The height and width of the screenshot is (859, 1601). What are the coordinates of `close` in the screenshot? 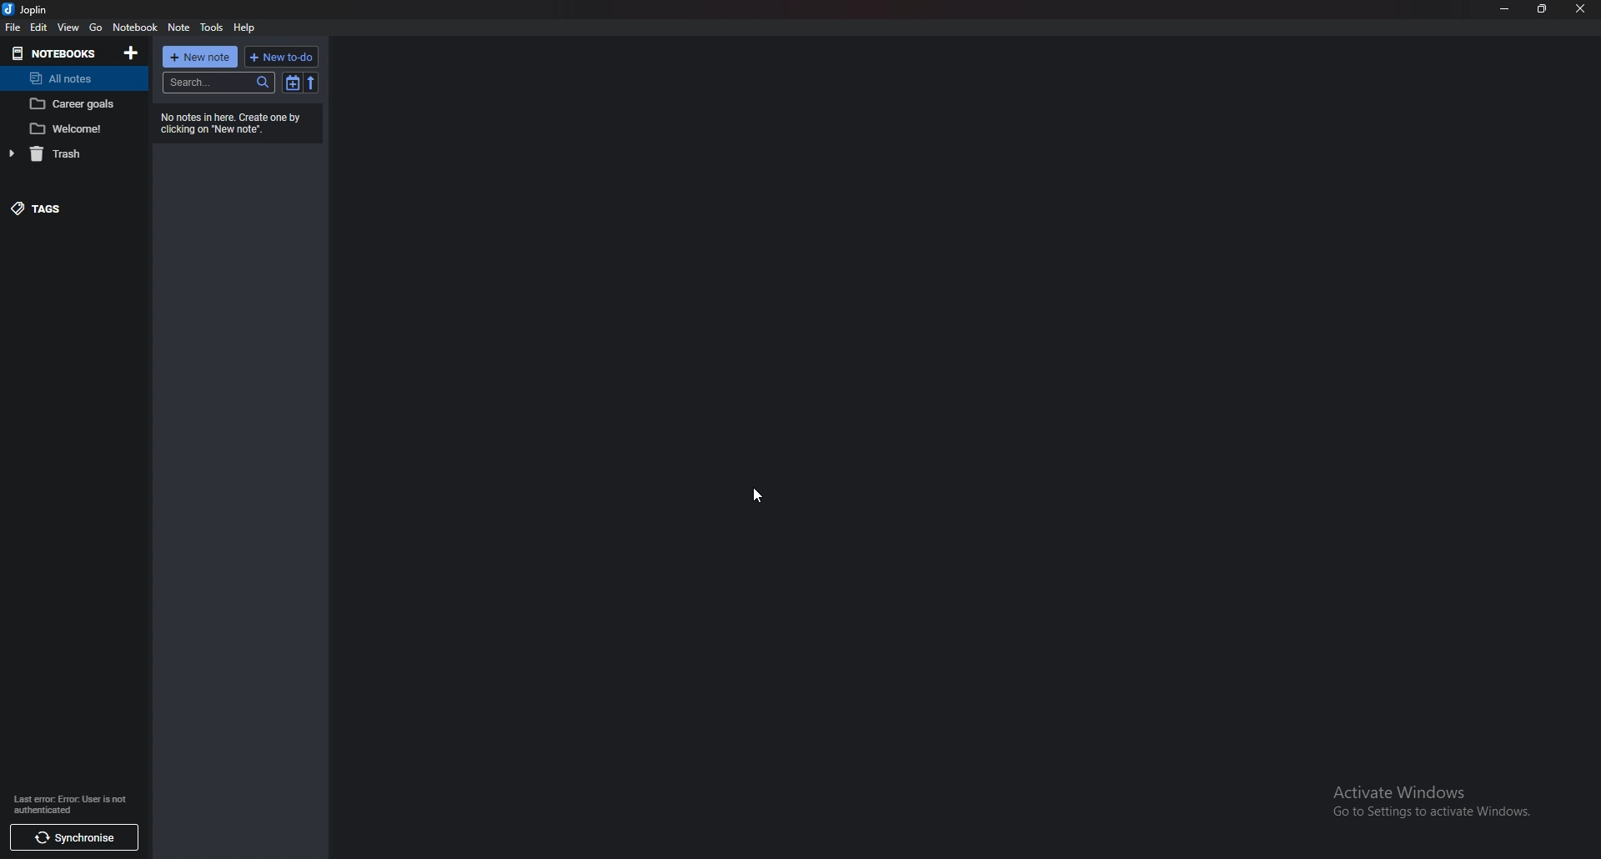 It's located at (1581, 9).